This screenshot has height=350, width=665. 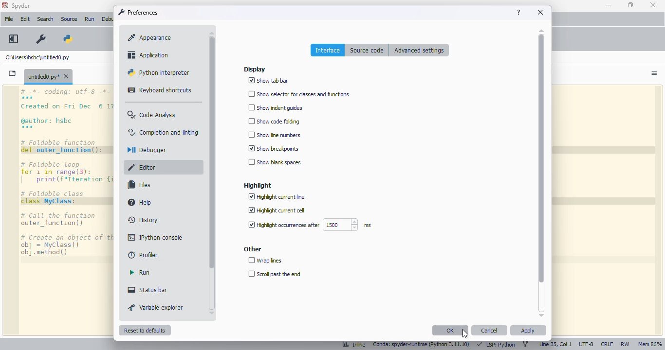 What do you see at coordinates (625, 345) in the screenshot?
I see `RW` at bounding box center [625, 345].